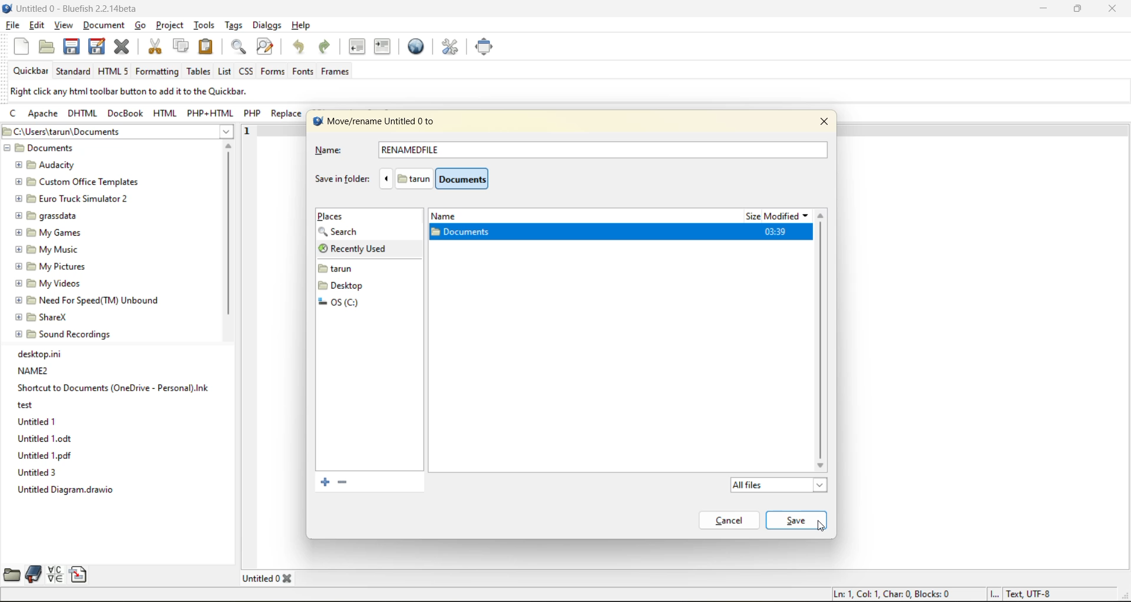 The image size is (1131, 602). Describe the element at coordinates (342, 178) in the screenshot. I see `save in folder` at that location.